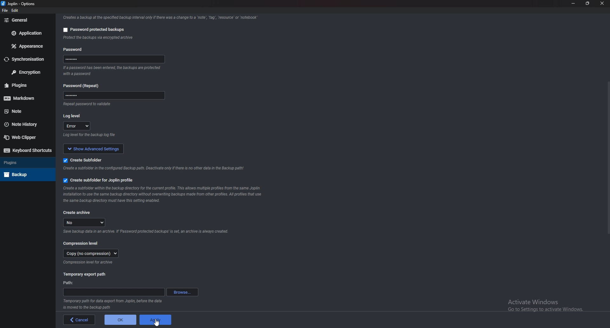 This screenshot has height=328, width=610. Describe the element at coordinates (27, 97) in the screenshot. I see `Markdown` at that location.